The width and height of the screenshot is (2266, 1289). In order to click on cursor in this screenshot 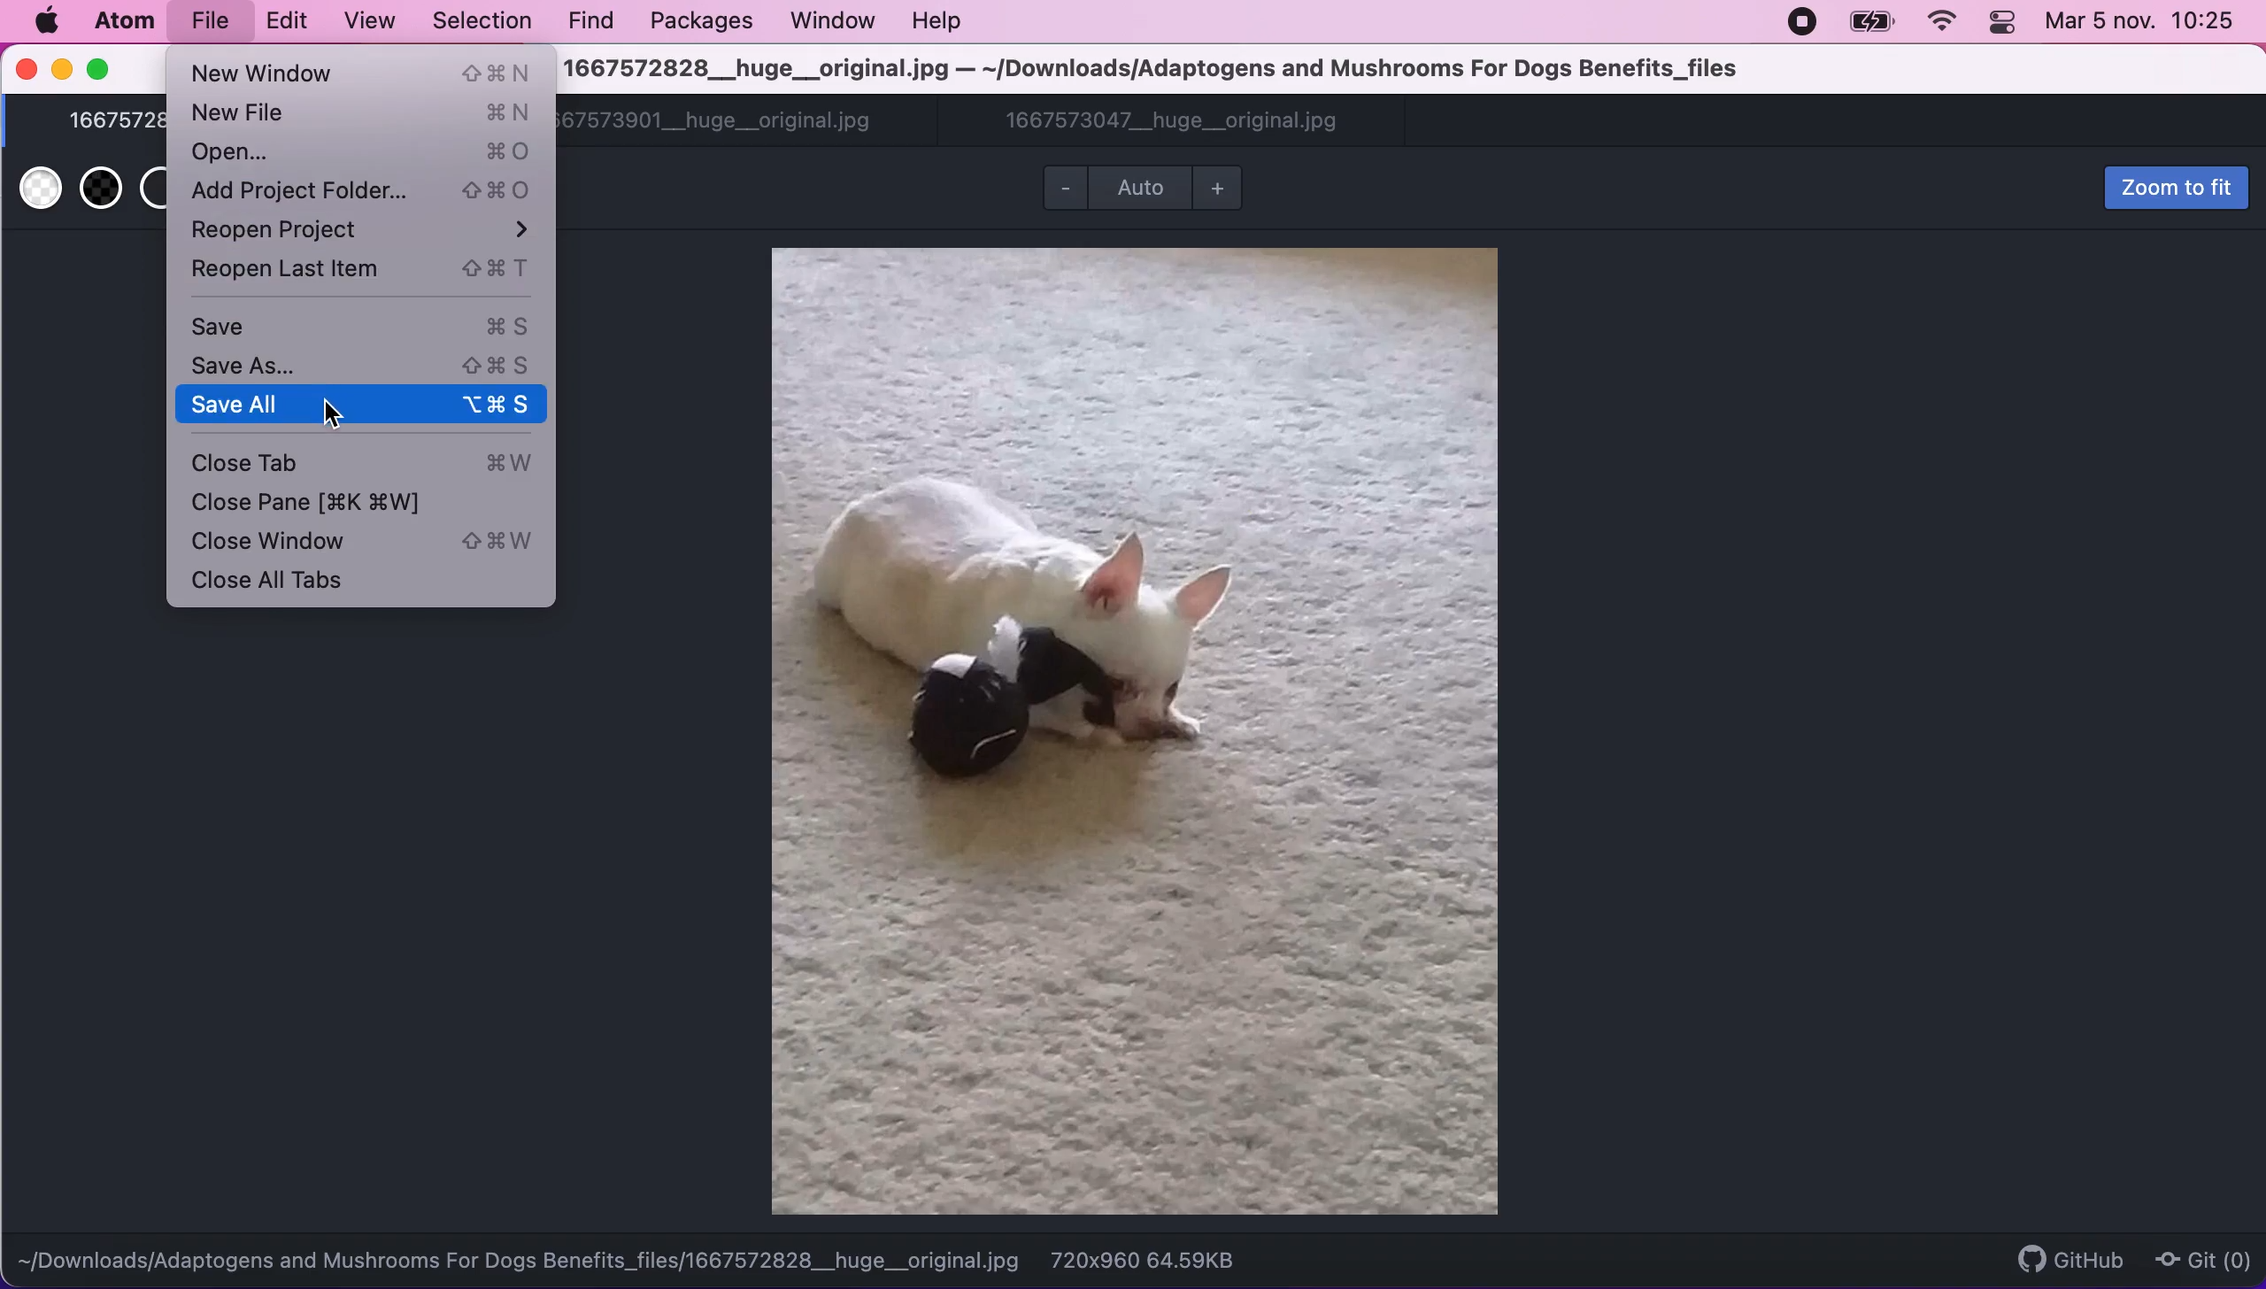, I will do `click(334, 416)`.